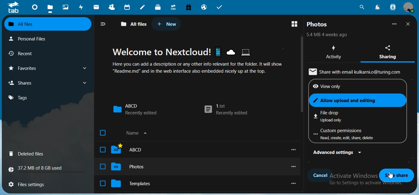 The image size is (419, 195). Describe the element at coordinates (320, 176) in the screenshot. I see `cancel` at that location.